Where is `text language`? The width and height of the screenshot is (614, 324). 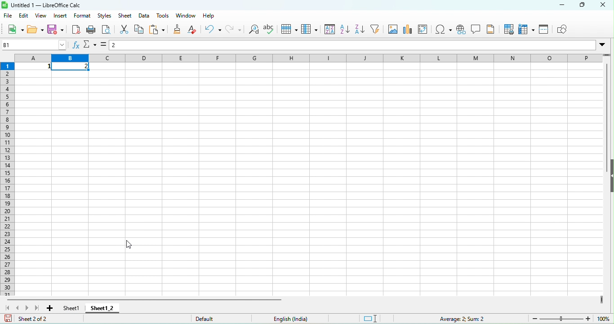 text language is located at coordinates (312, 319).